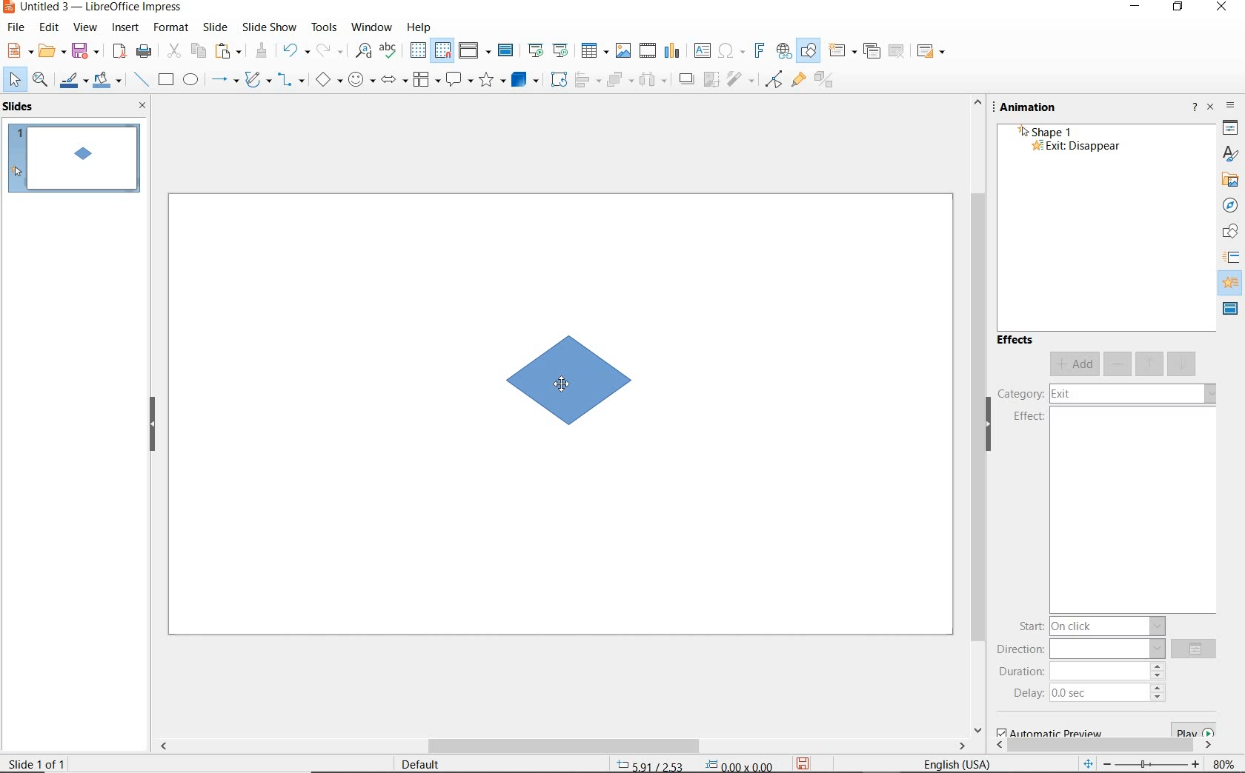  What do you see at coordinates (1230, 129) in the screenshot?
I see `properties` at bounding box center [1230, 129].